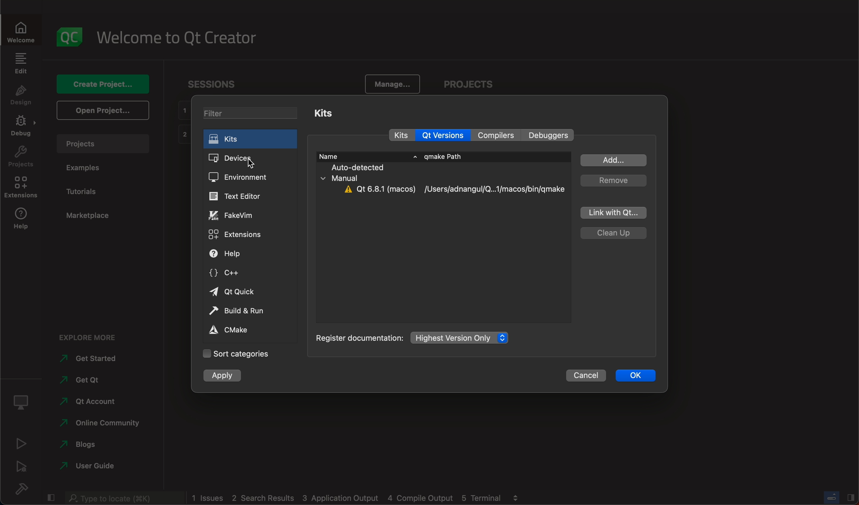  I want to click on ok, so click(640, 376).